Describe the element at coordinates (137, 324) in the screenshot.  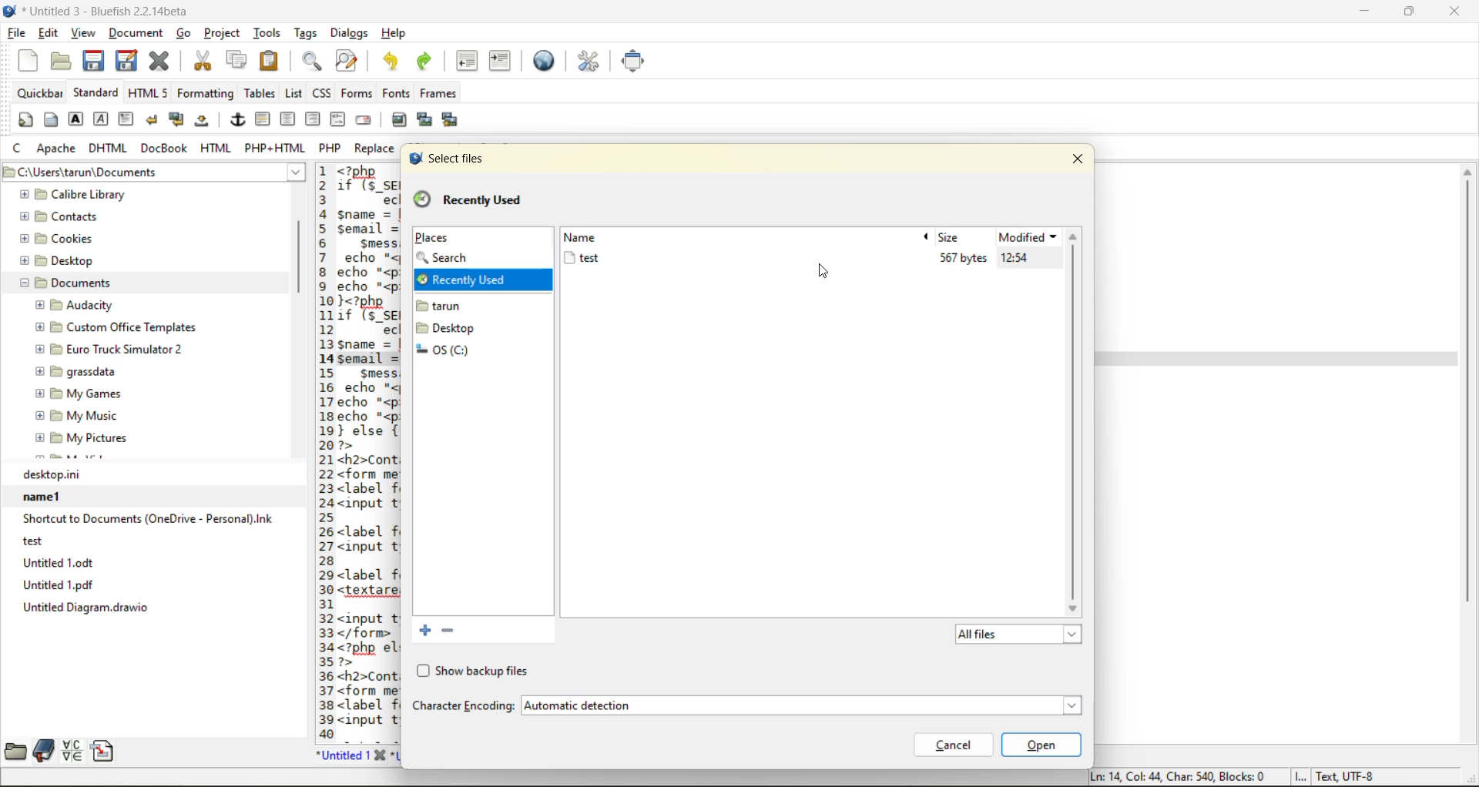
I see `folder explorer` at that location.